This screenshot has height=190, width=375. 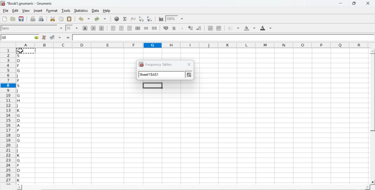 I want to click on Set the format of the selected cells to include a thousands separator, so click(x=182, y=28).